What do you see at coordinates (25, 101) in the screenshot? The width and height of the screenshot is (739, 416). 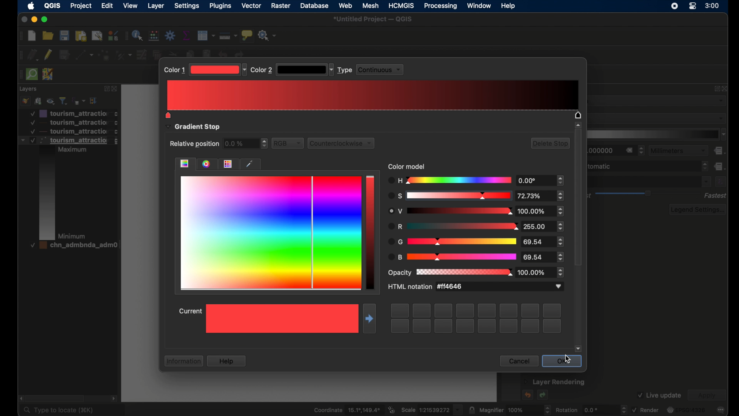 I see `open styling panel` at bounding box center [25, 101].